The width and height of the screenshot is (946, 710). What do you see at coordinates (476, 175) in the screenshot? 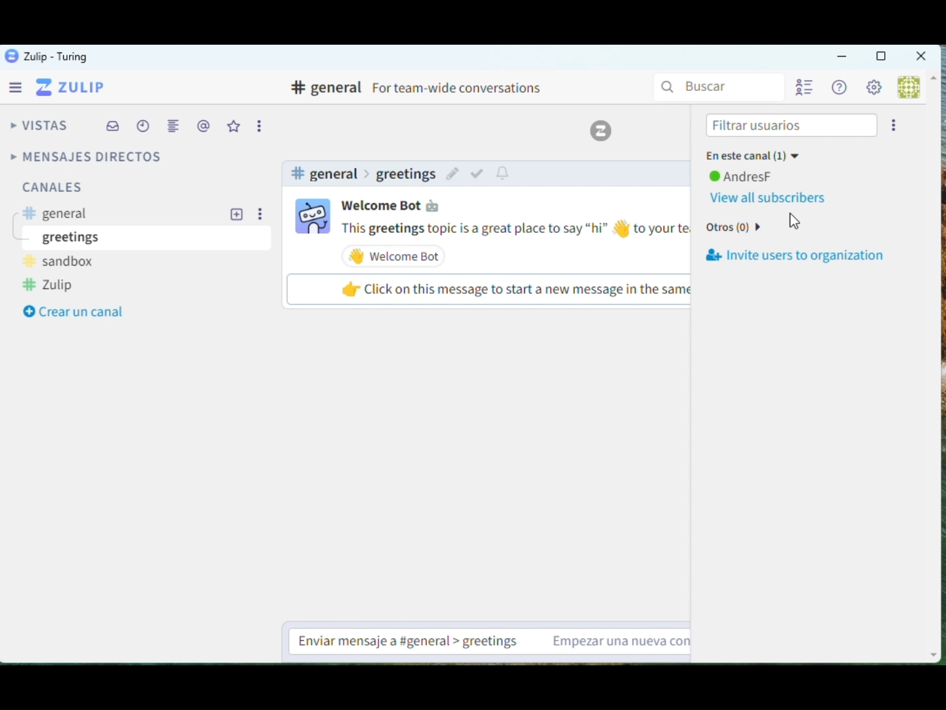
I see `mark` at bounding box center [476, 175].